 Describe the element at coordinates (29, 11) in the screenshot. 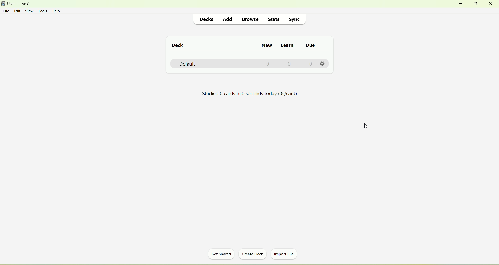

I see `view` at that location.